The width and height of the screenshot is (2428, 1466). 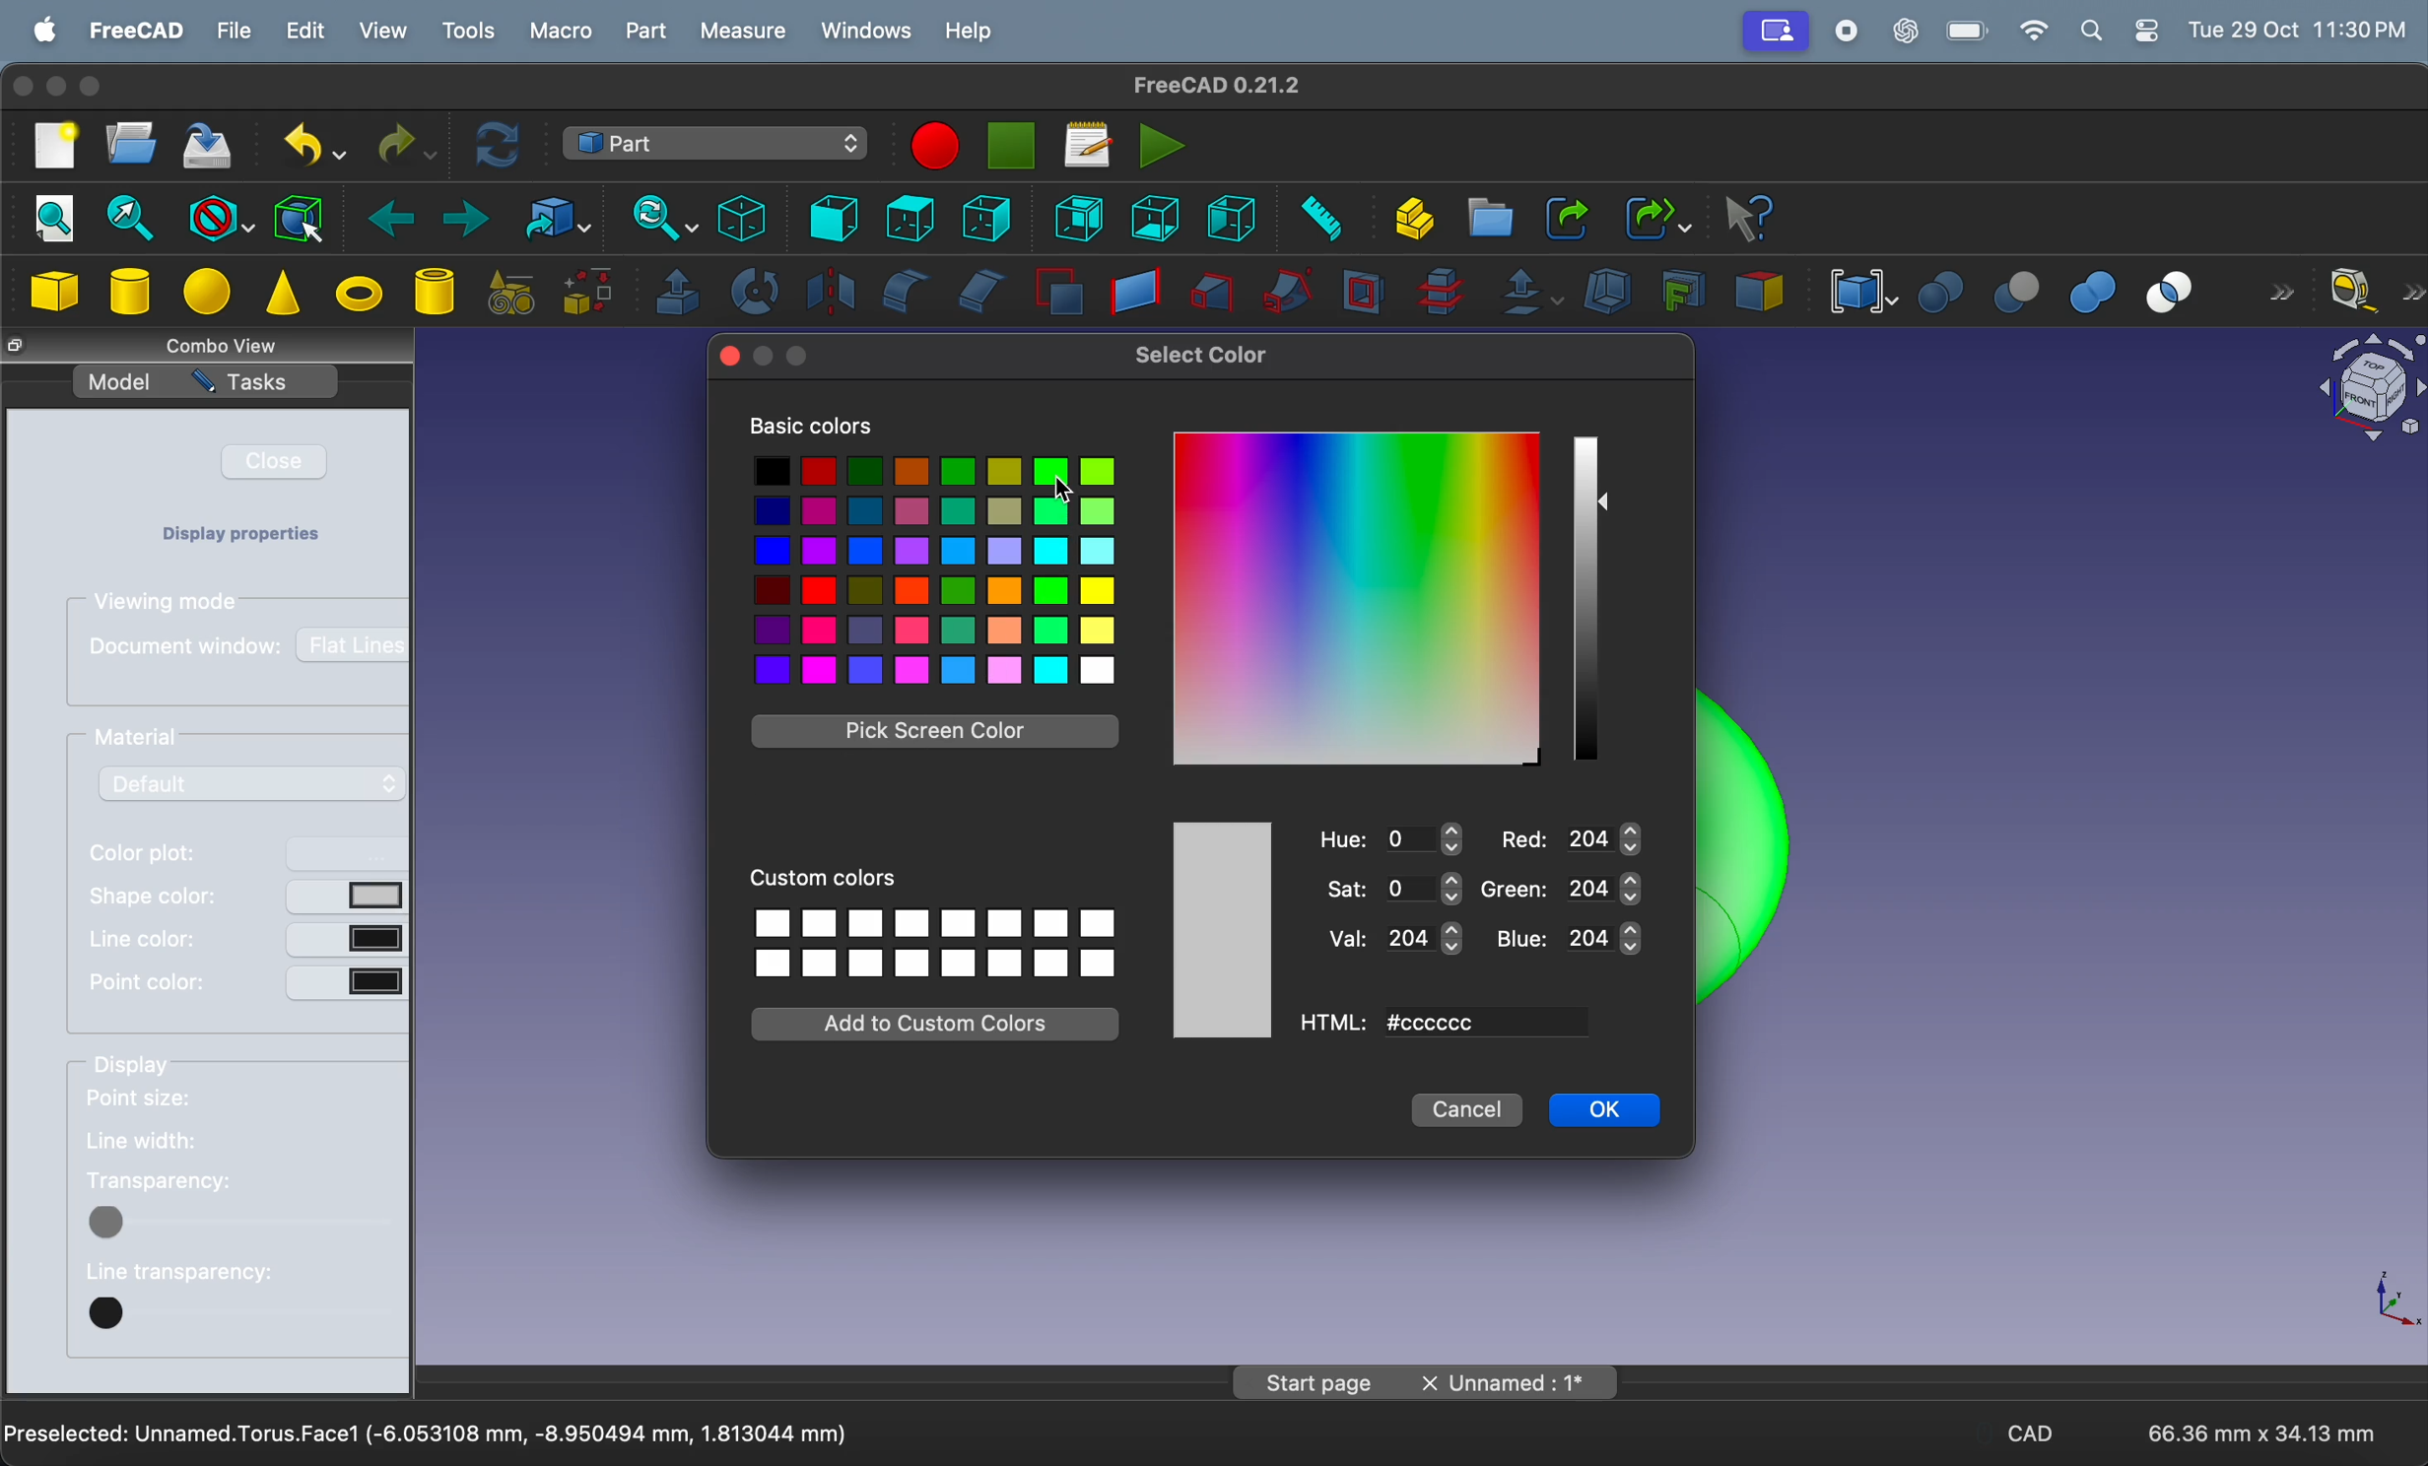 I want to click on marco, so click(x=561, y=29).